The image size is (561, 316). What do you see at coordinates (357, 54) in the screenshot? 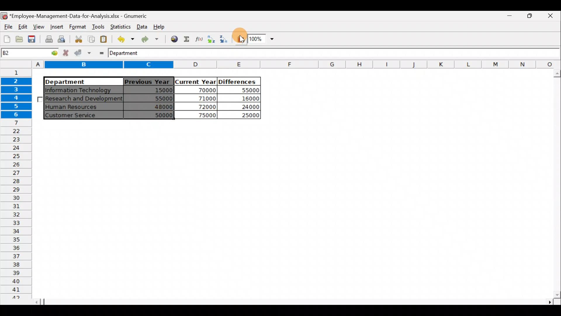
I see `Formula bar` at bounding box center [357, 54].